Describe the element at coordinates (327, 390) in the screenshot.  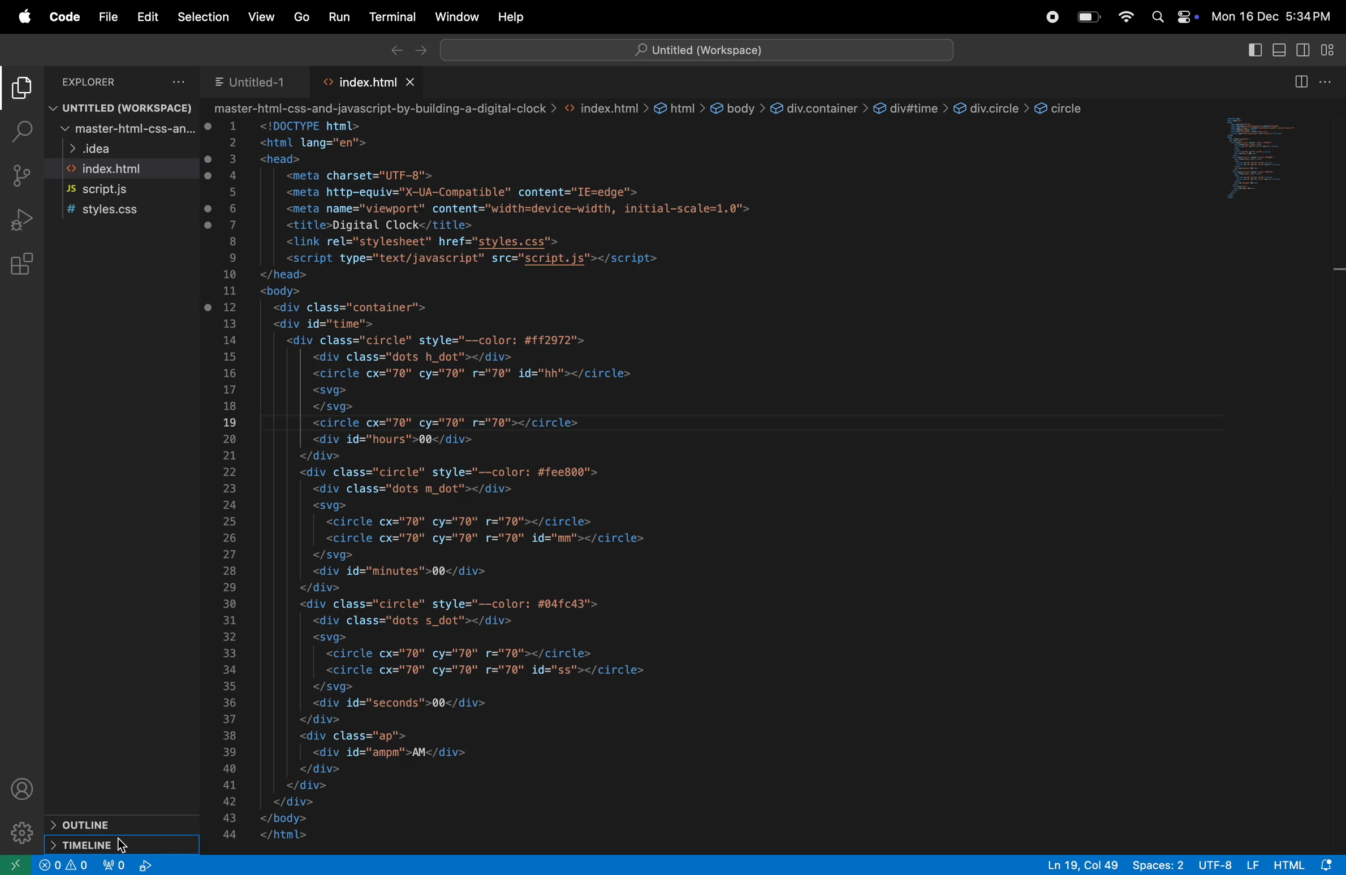
I see `| <svg>` at that location.